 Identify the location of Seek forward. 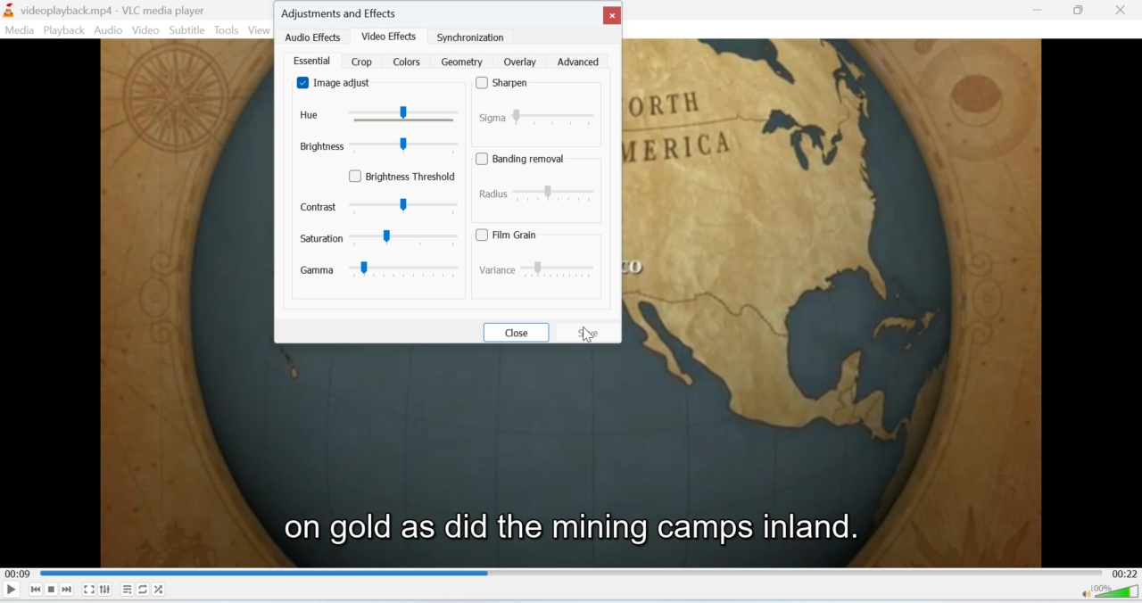
(68, 589).